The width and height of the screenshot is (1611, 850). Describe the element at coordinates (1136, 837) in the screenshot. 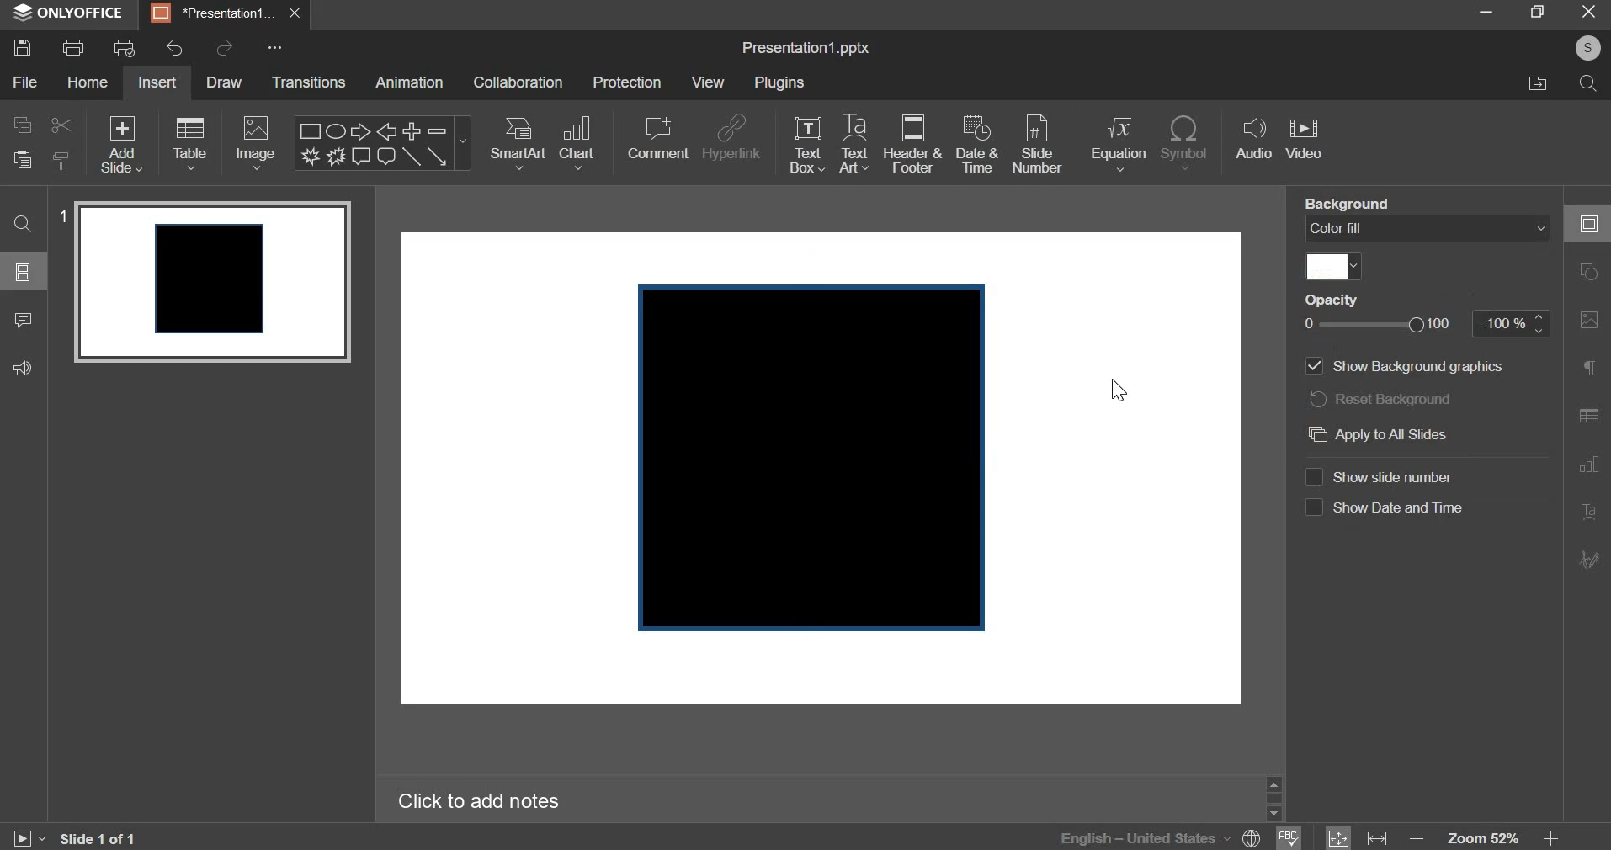

I see `language` at that location.